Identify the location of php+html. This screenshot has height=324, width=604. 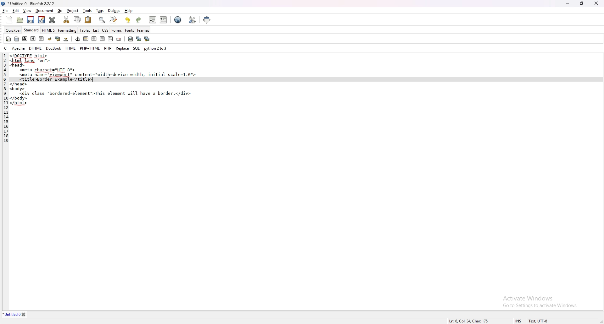
(90, 48).